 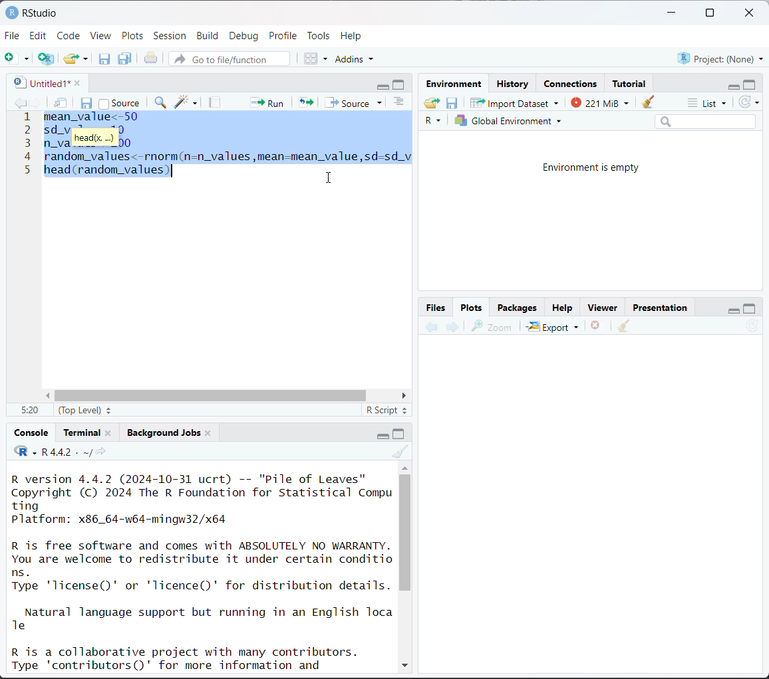 I want to click on meanvalue<-50, so click(x=94, y=118).